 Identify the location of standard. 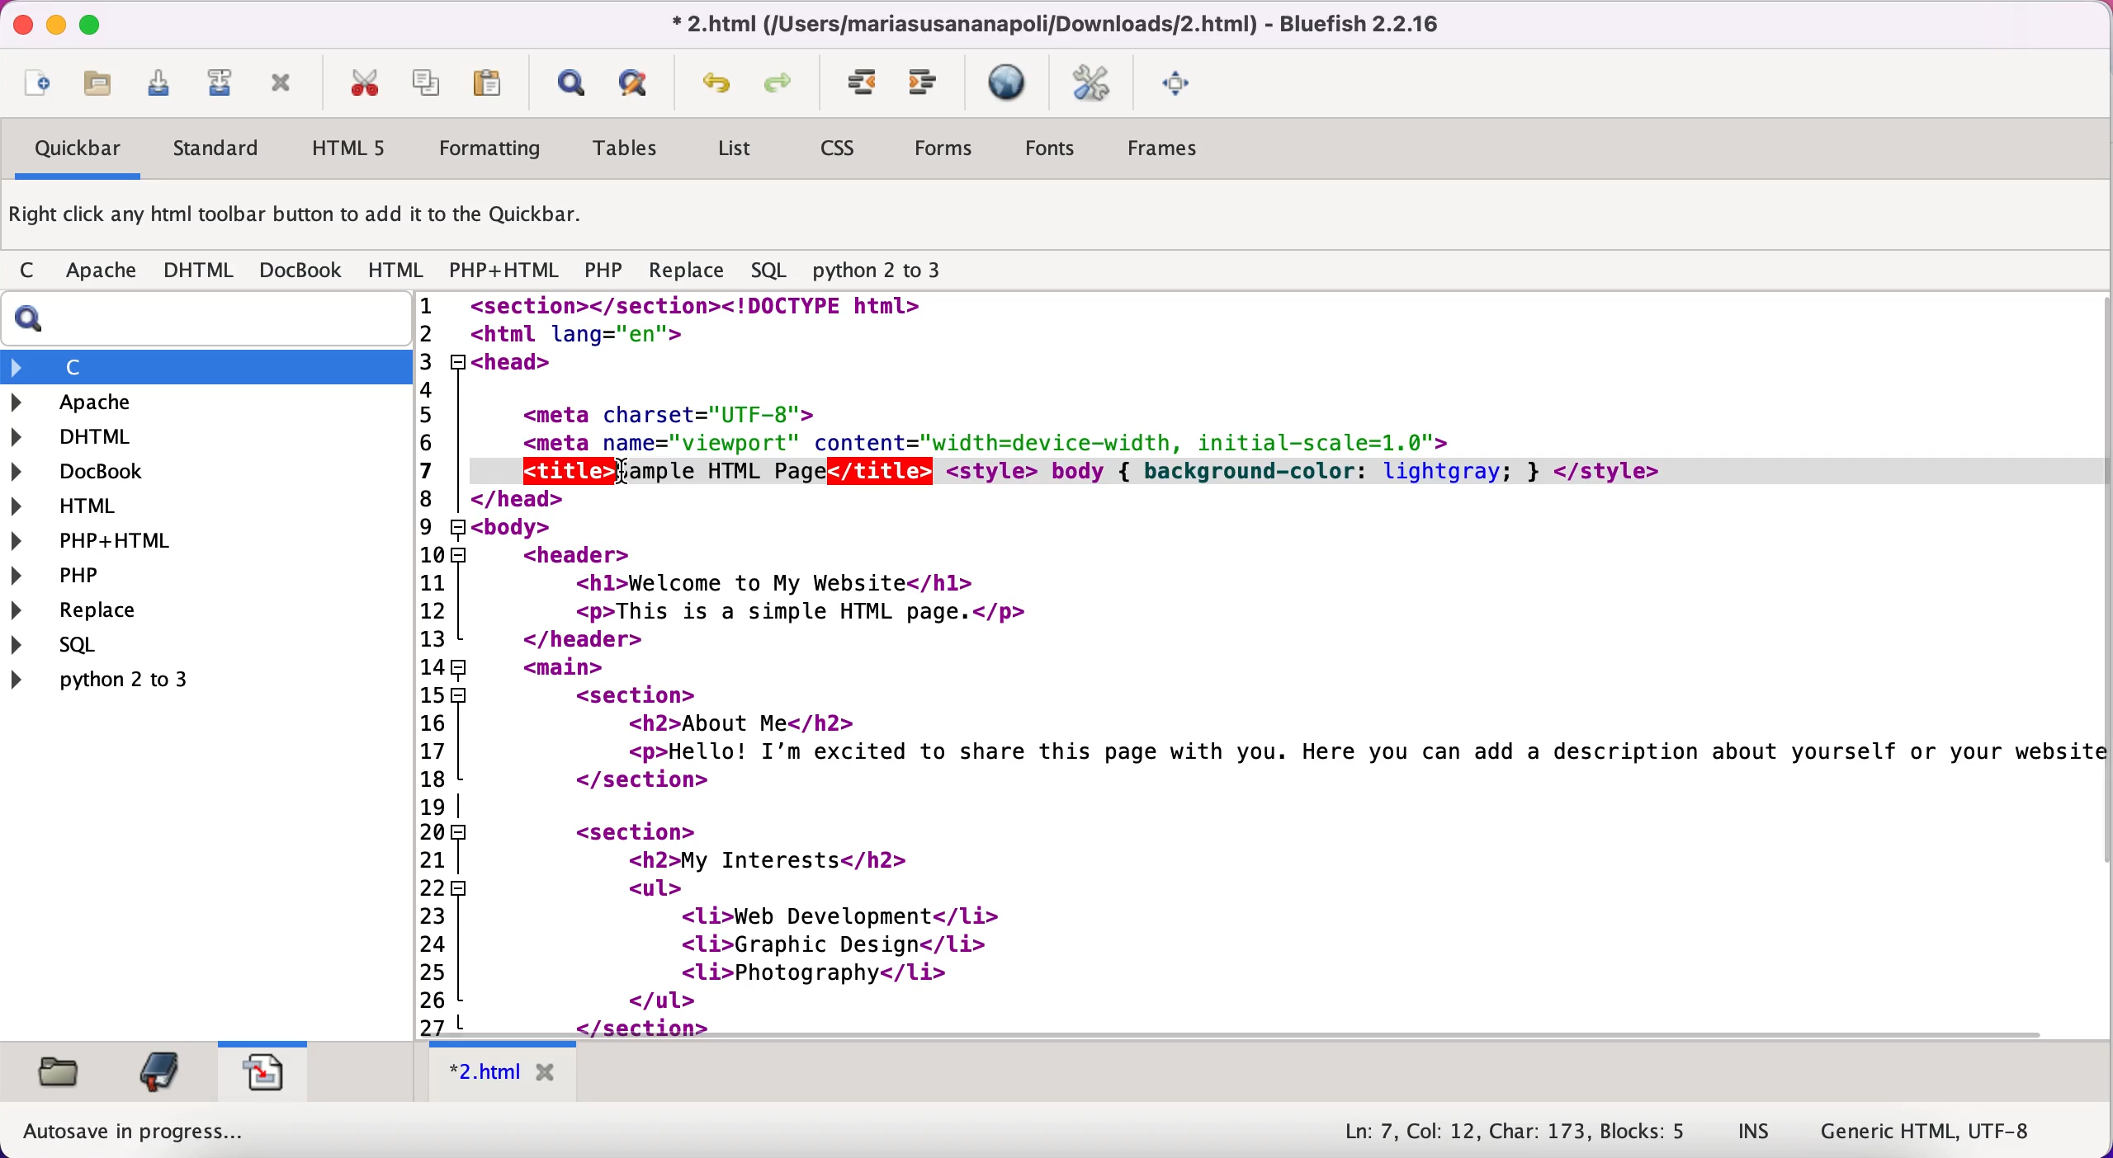
(218, 152).